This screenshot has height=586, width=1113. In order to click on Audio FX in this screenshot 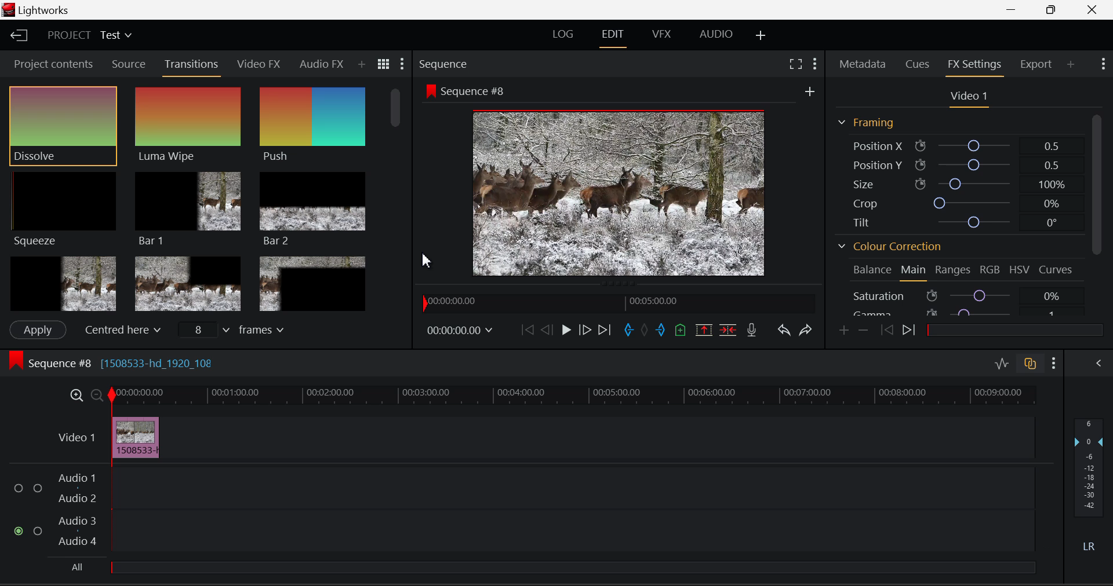, I will do `click(321, 64)`.